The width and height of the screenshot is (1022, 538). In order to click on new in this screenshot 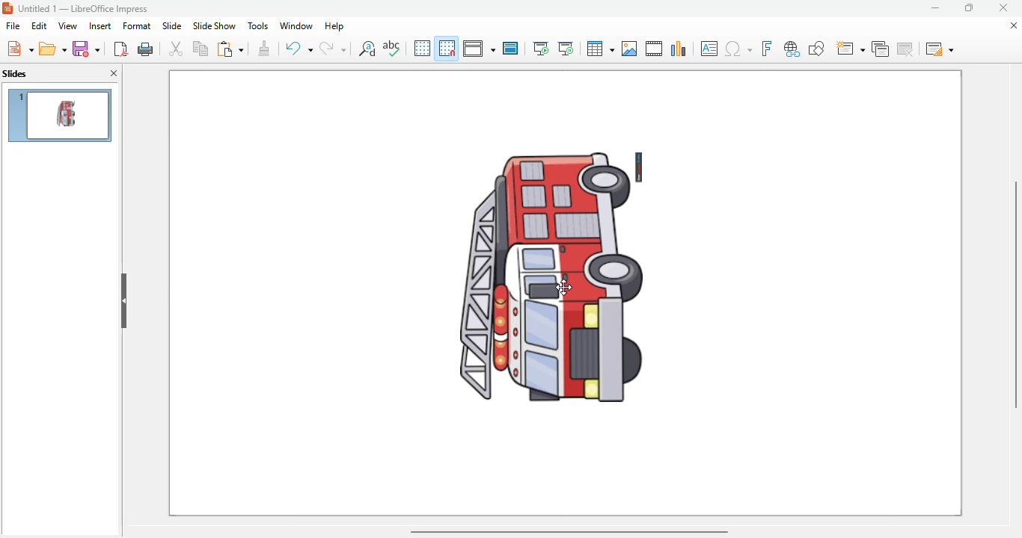, I will do `click(19, 48)`.